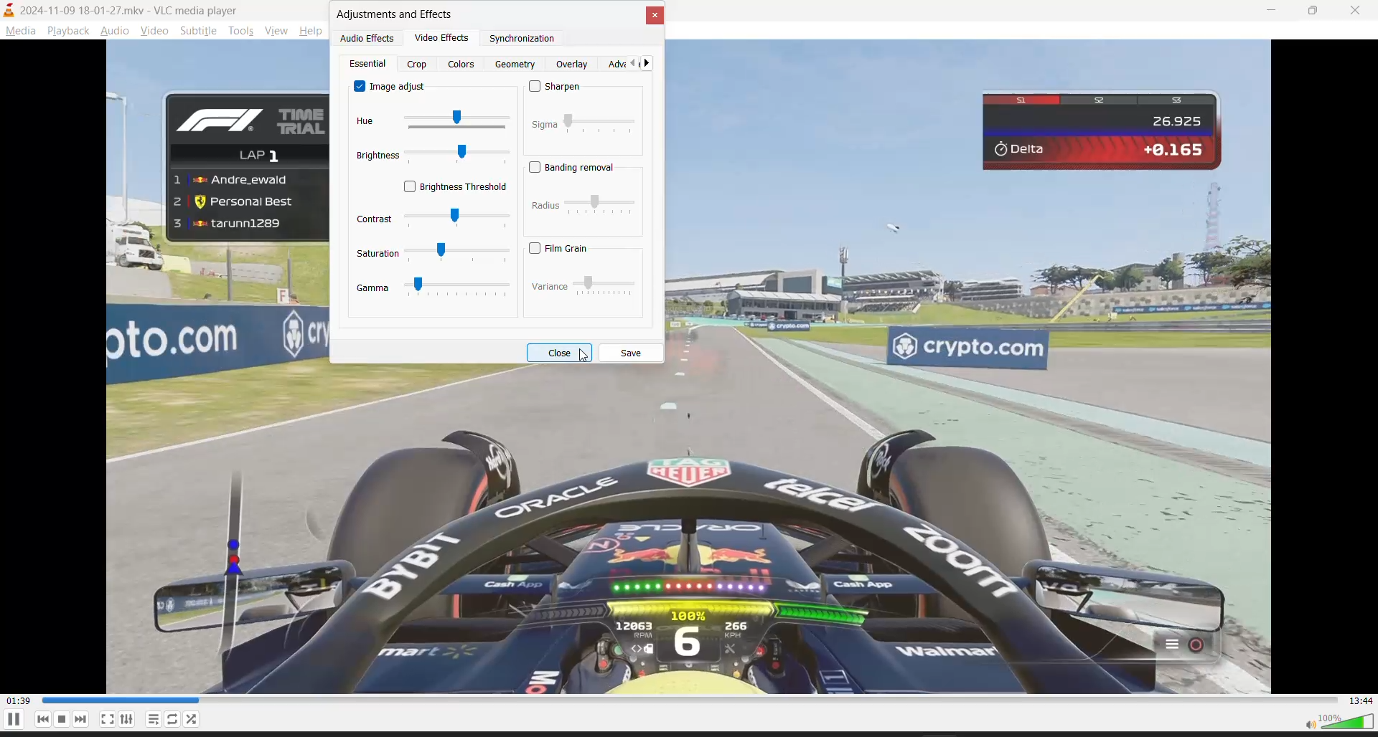 The width and height of the screenshot is (1378, 737). I want to click on pause, so click(13, 723).